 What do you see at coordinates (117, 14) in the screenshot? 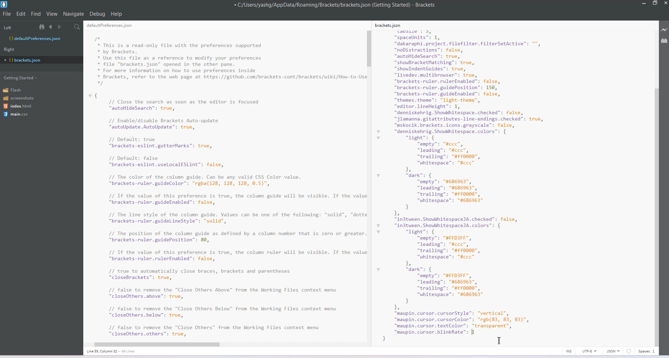
I see `Help` at bounding box center [117, 14].